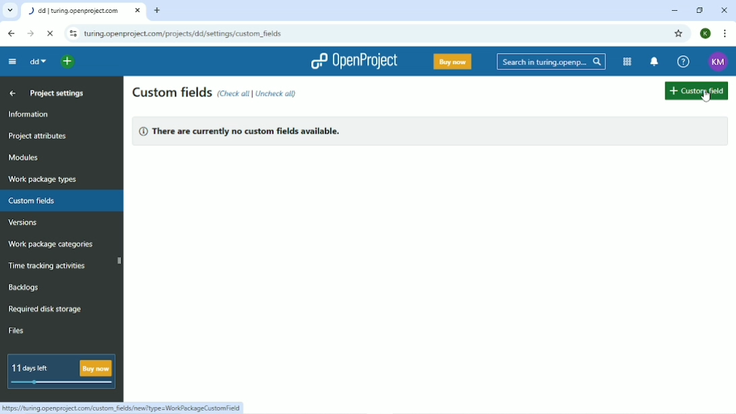  I want to click on All open | dd | turing.openproject.com, so click(84, 11).